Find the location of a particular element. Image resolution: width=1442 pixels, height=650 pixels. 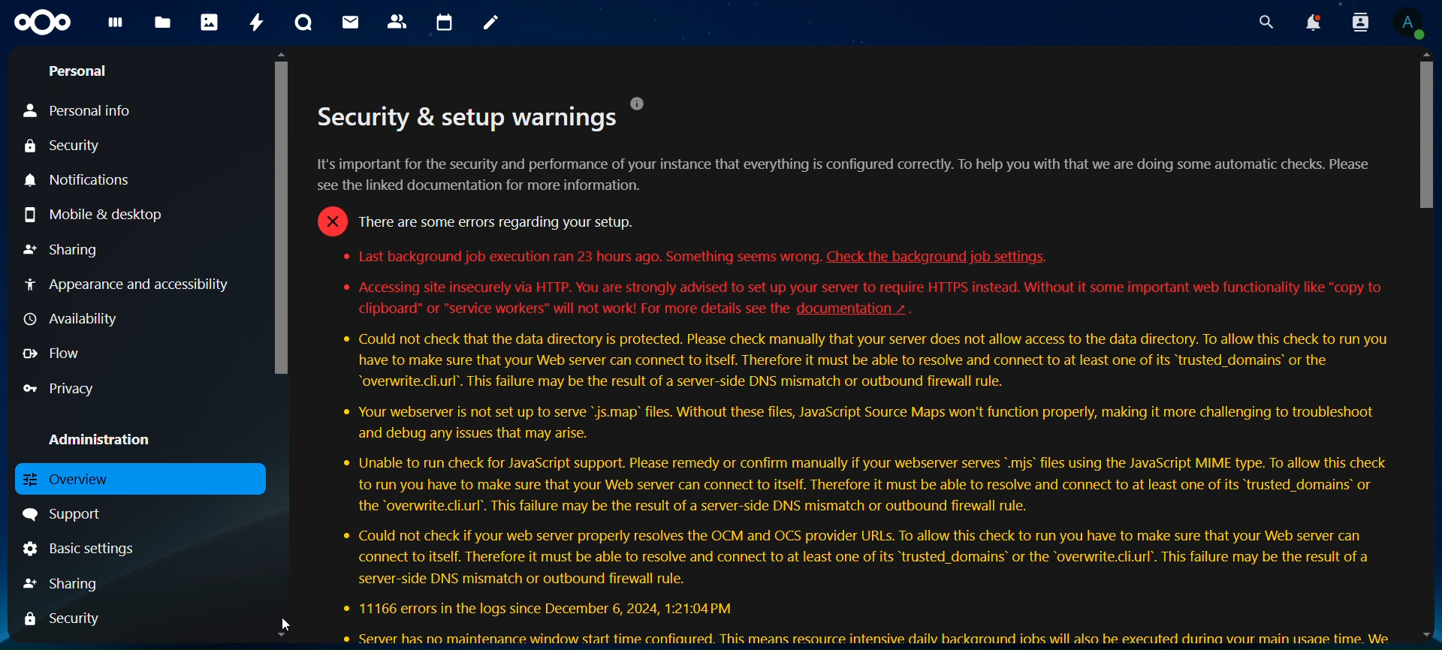

basic settings is located at coordinates (86, 549).